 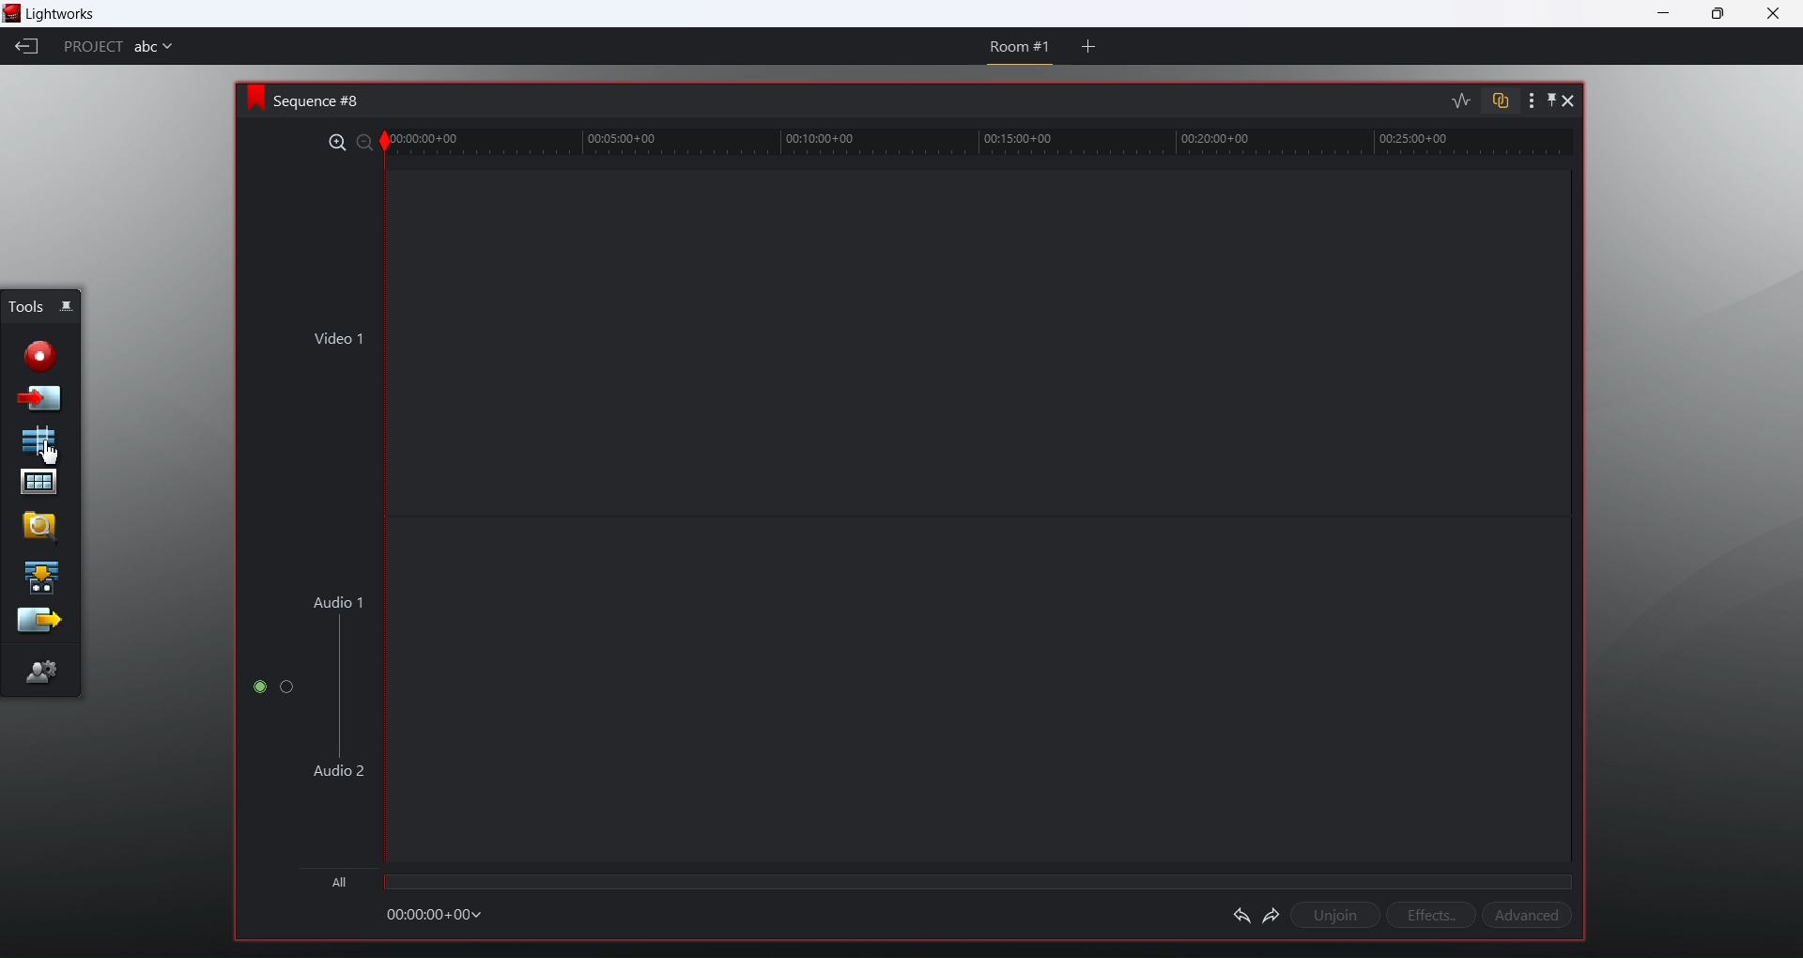 I want to click on trim, so click(x=384, y=142).